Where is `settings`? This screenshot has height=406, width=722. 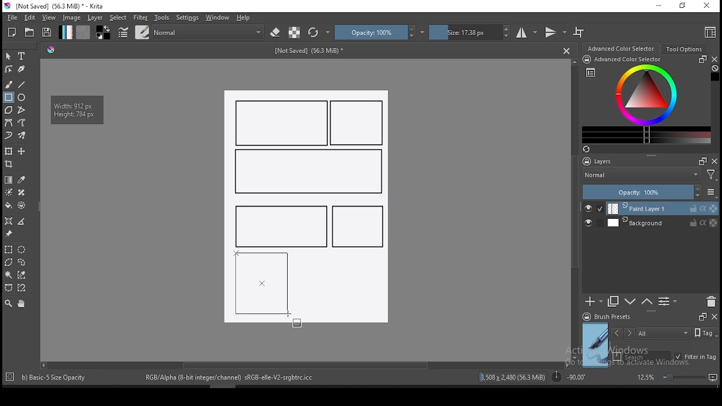 settings is located at coordinates (187, 17).